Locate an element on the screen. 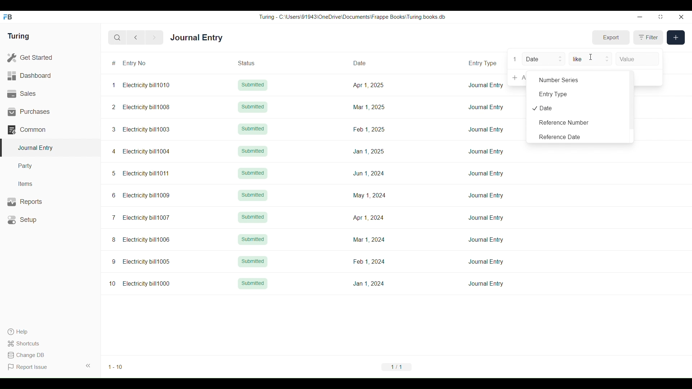 The width and height of the screenshot is (692, 389). Items is located at coordinates (50, 184).